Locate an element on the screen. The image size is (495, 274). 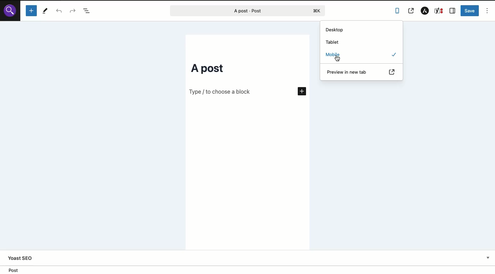
Mobile  is located at coordinates (334, 55).